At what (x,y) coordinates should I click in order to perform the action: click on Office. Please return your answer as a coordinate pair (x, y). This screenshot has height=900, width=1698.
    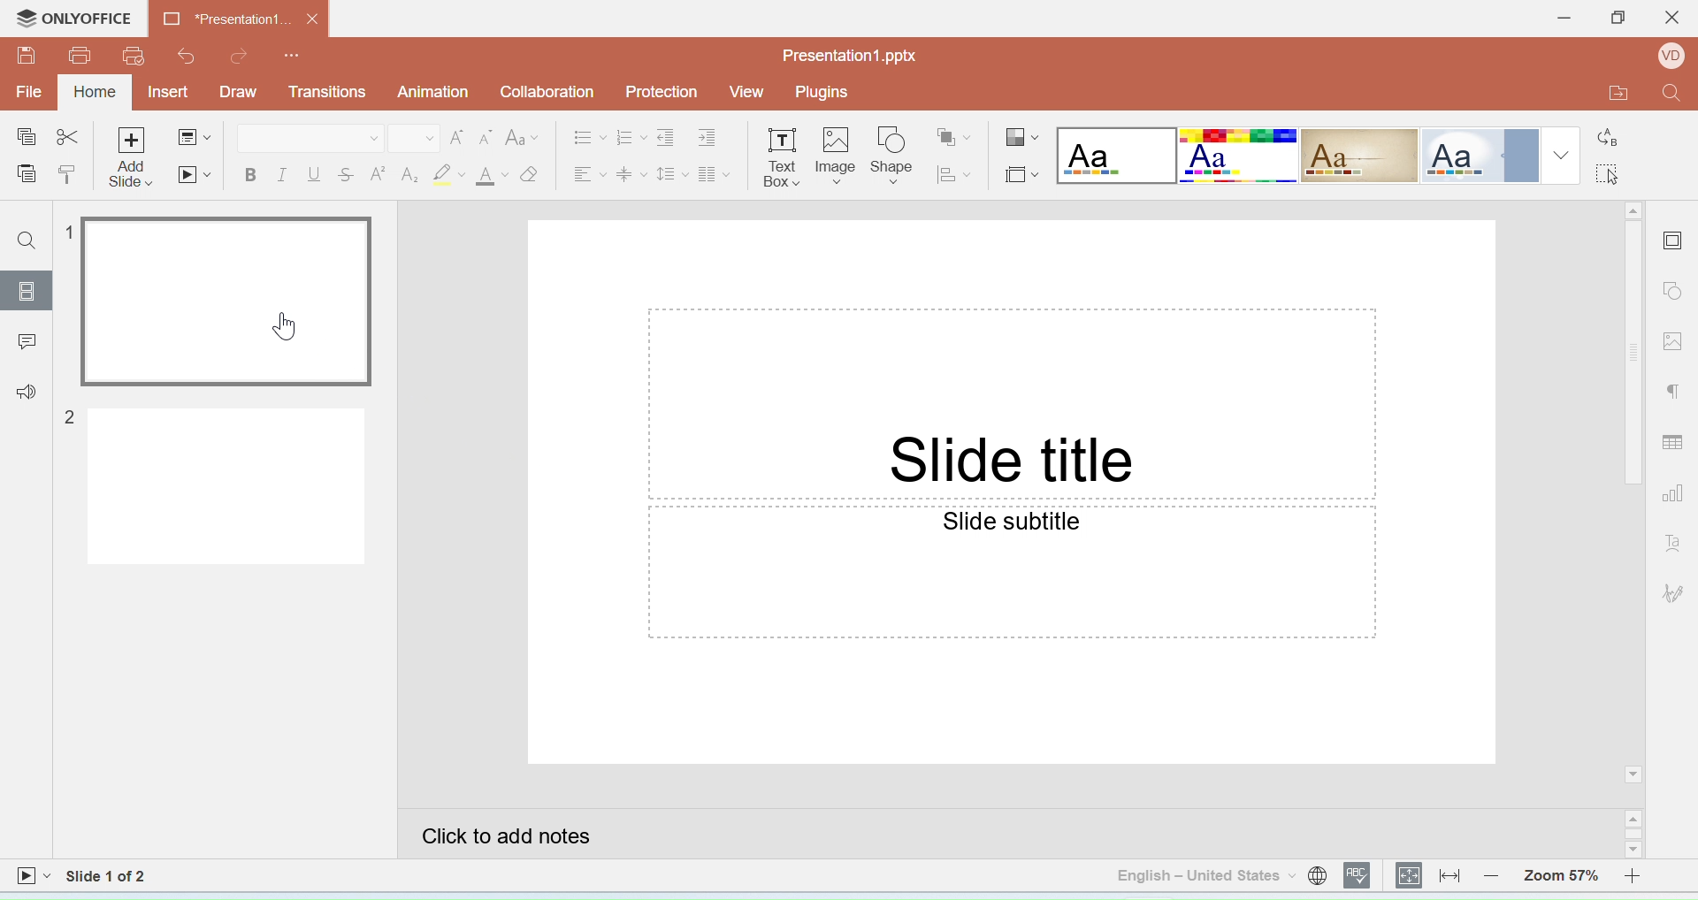
    Looking at the image, I should click on (1478, 156).